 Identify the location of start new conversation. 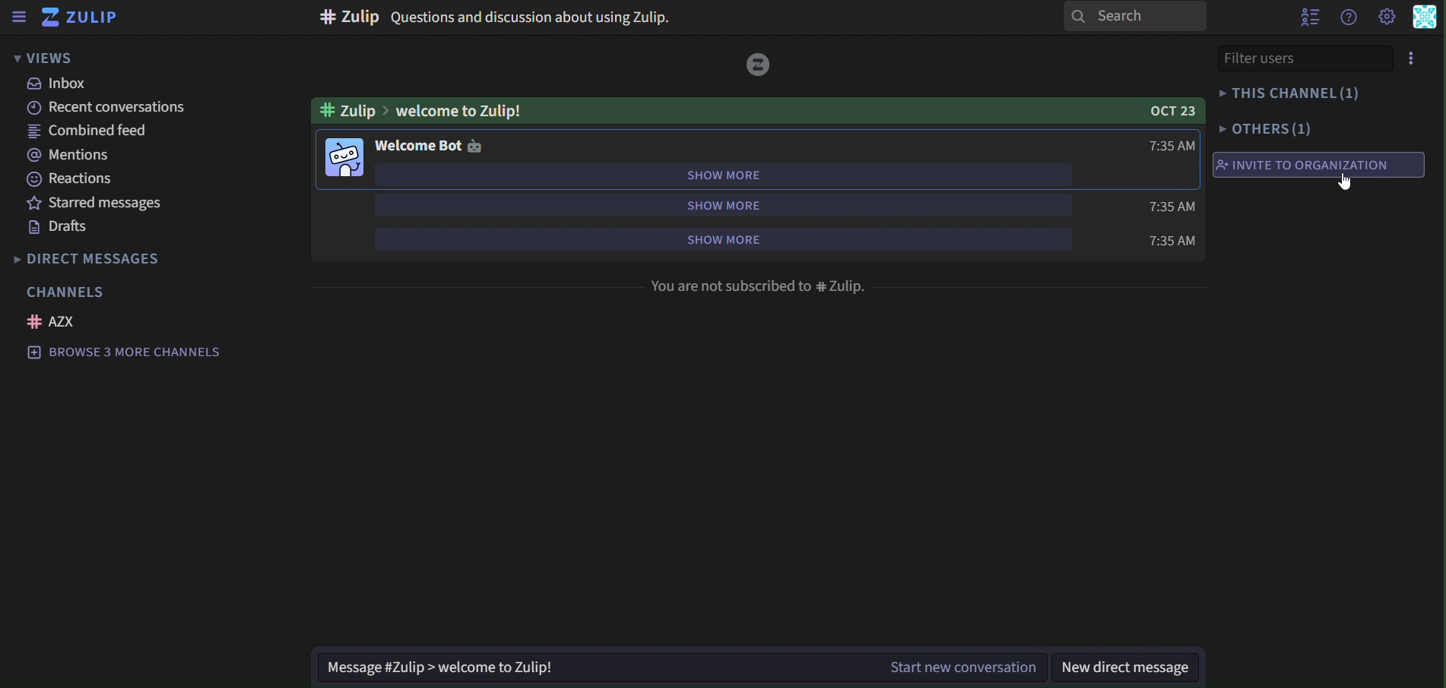
(682, 668).